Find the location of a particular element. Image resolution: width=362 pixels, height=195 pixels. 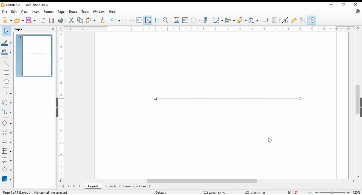

save is located at coordinates (30, 20).